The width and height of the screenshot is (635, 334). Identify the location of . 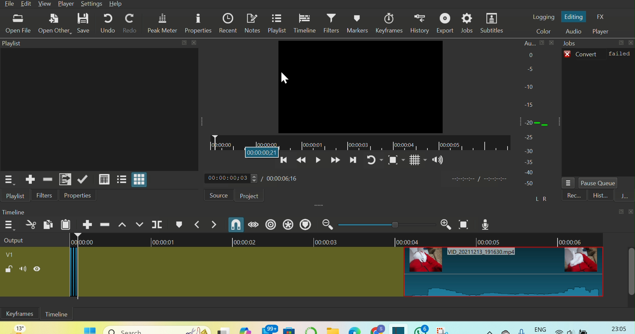
(496, 179).